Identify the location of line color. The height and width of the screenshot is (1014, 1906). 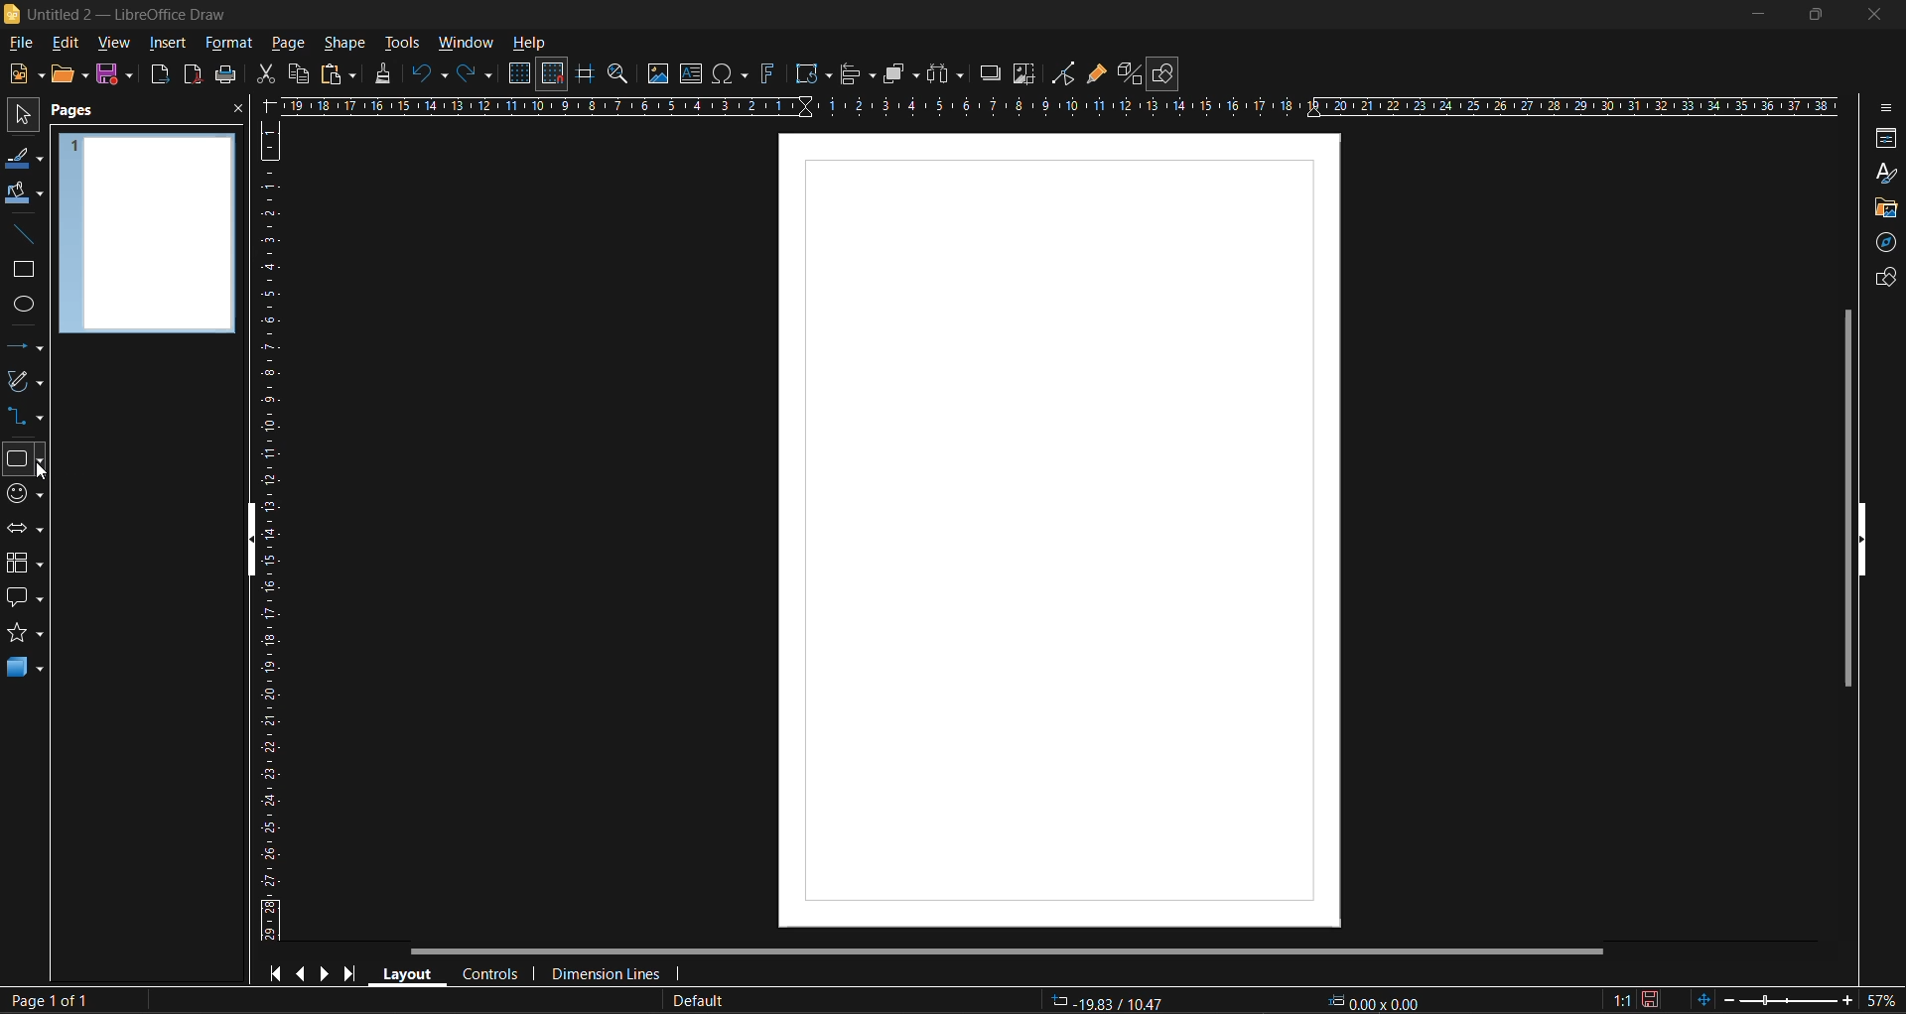
(25, 161).